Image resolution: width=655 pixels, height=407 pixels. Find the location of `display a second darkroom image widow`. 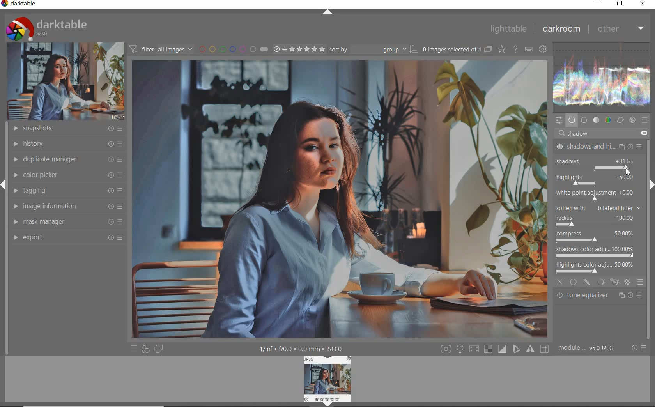

display a second darkroom image widow is located at coordinates (160, 350).